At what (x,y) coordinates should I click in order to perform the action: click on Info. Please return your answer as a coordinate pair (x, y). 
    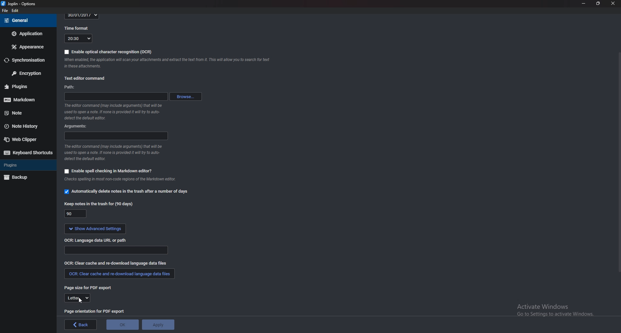
    Looking at the image, I should click on (113, 153).